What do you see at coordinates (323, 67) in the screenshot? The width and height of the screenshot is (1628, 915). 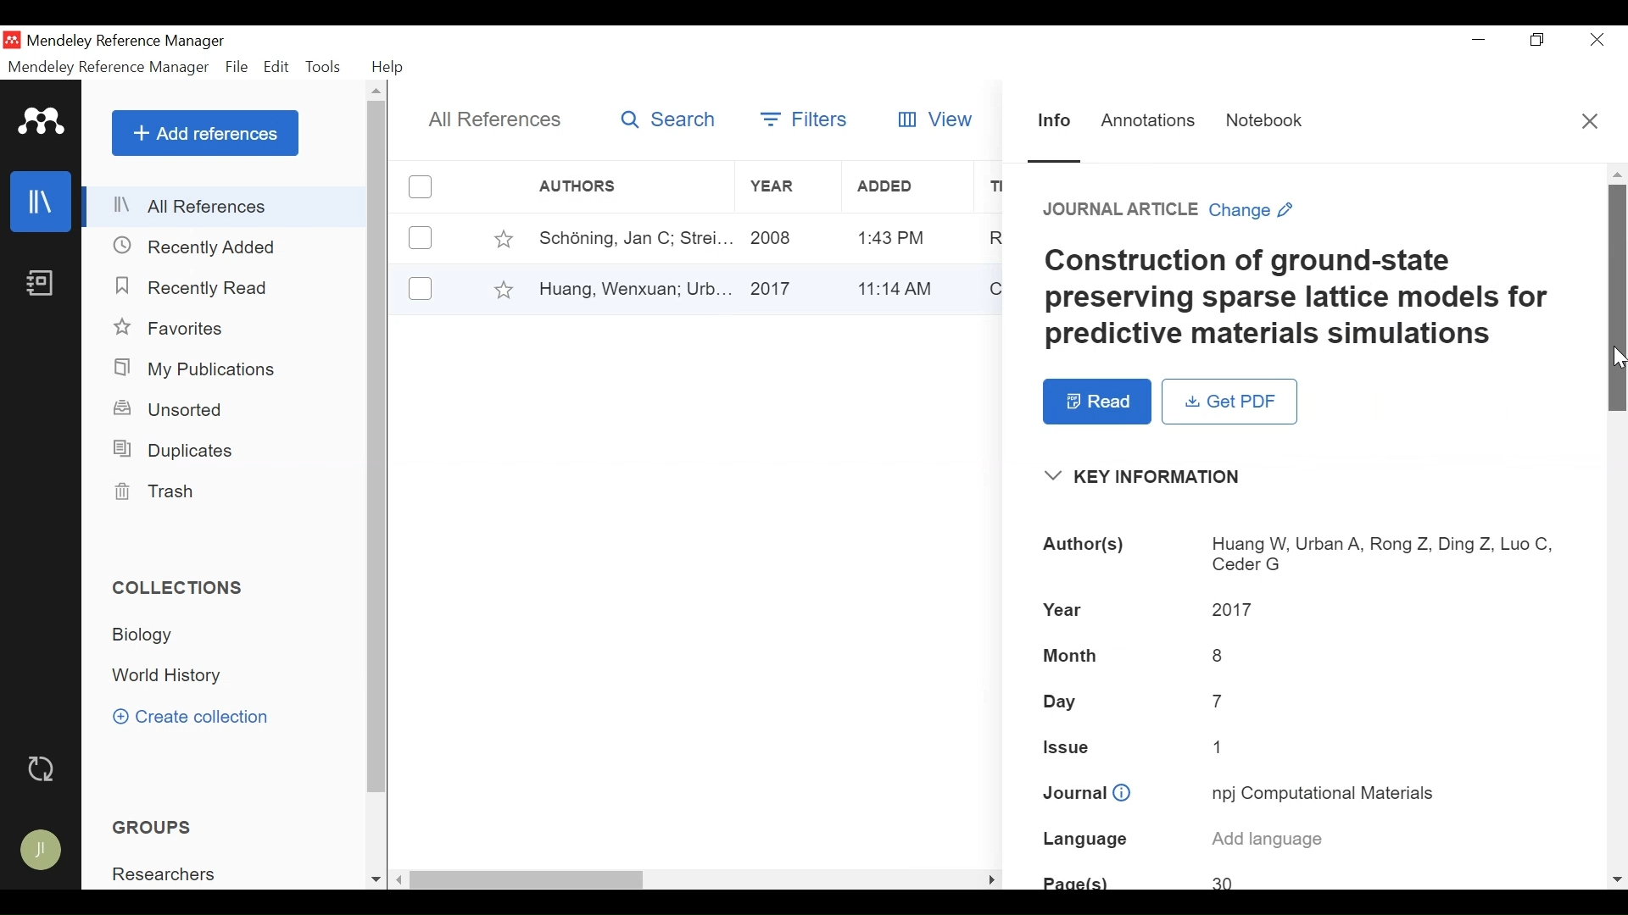 I see `Tools` at bounding box center [323, 67].